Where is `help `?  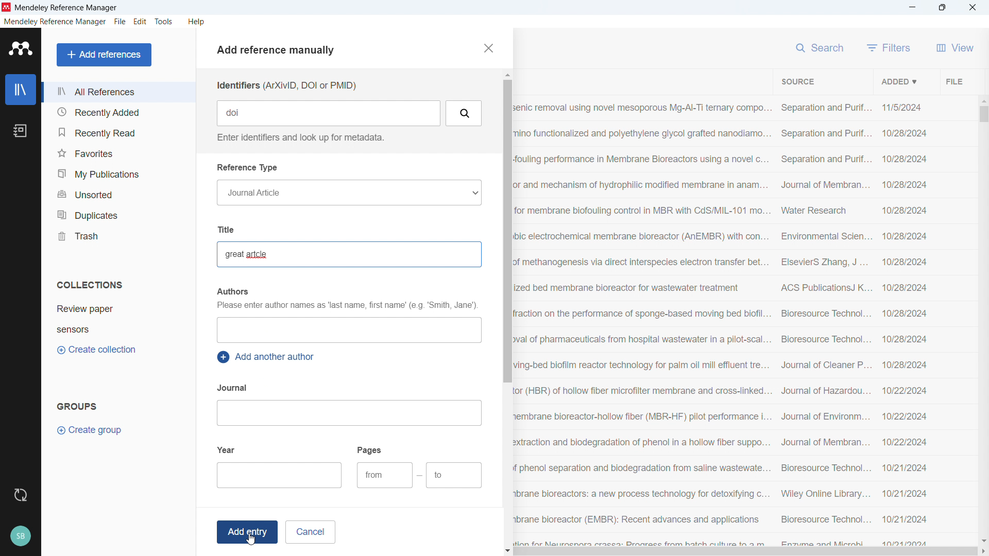
help  is located at coordinates (197, 22).